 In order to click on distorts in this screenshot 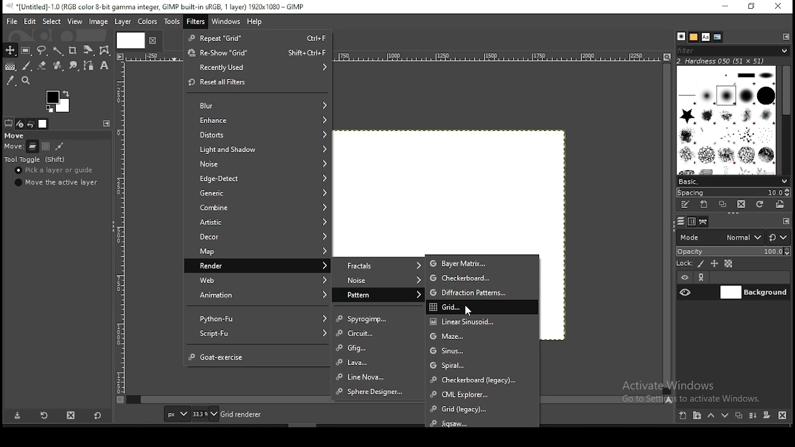, I will do `click(258, 133)`.